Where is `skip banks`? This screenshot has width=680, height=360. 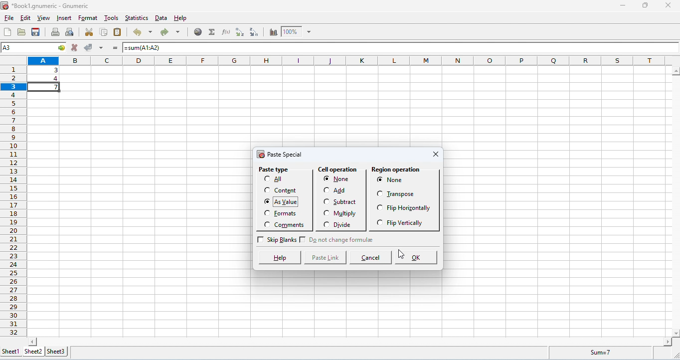 skip banks is located at coordinates (282, 240).